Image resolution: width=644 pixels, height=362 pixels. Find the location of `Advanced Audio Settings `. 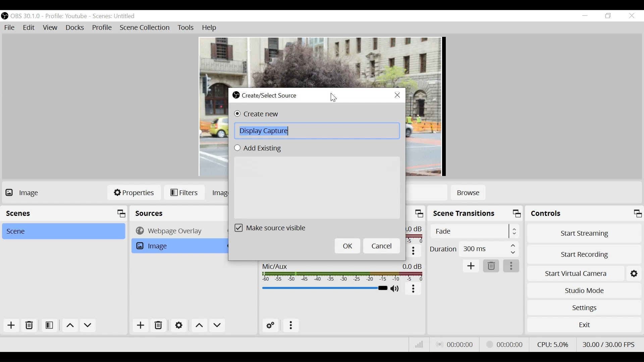

Advanced Audio Settings  is located at coordinates (270, 326).